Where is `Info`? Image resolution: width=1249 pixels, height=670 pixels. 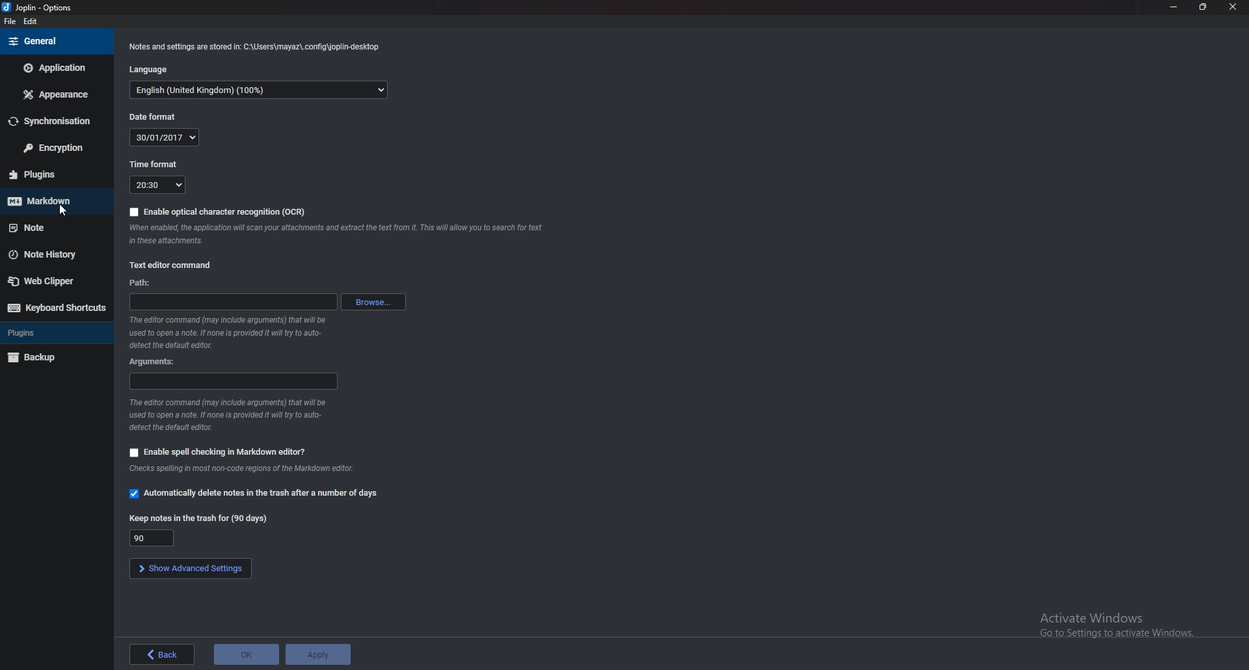
Info is located at coordinates (249, 469).